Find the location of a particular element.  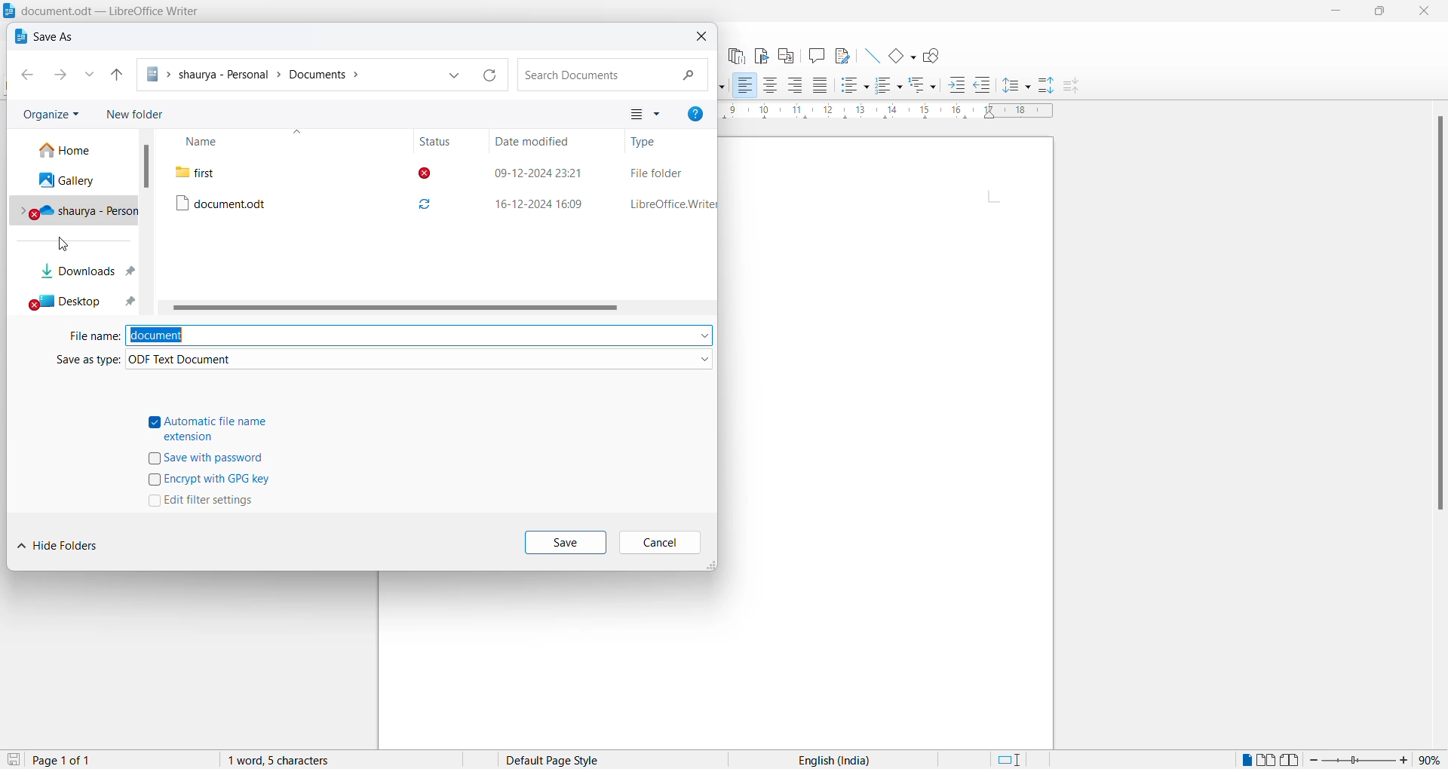

automatic file name extenstion checkbox is located at coordinates (216, 427).